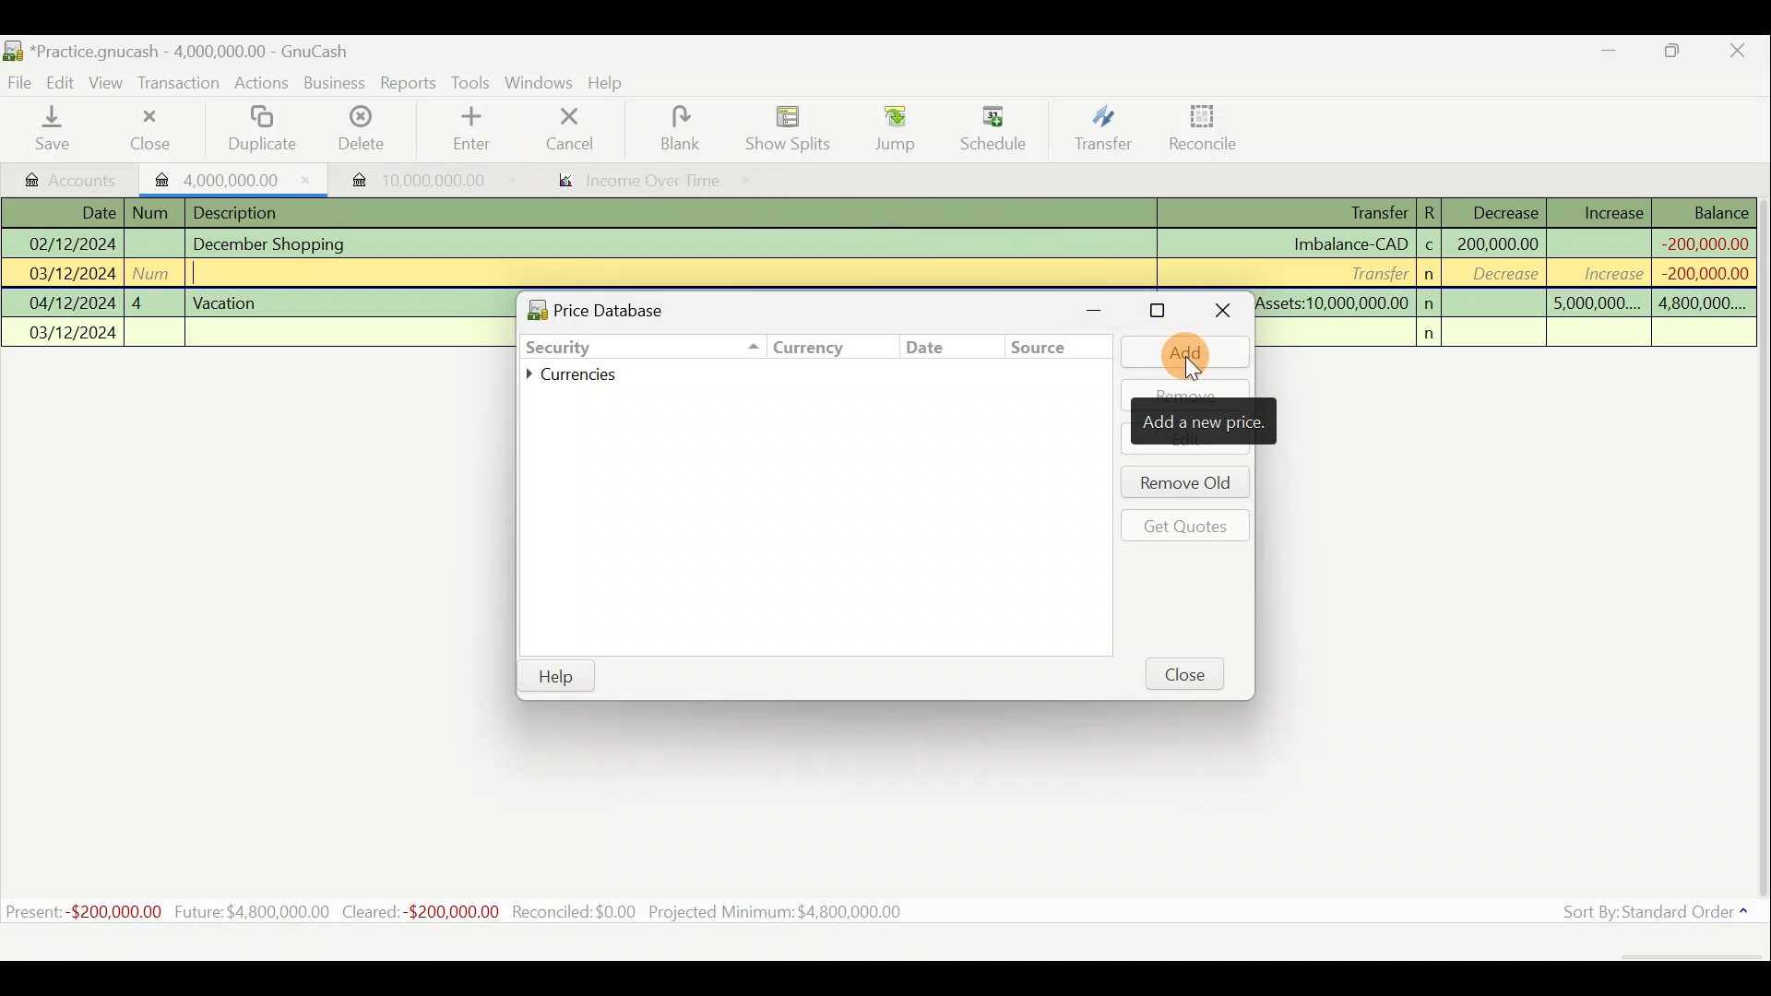 This screenshot has height=996, width=1771. What do you see at coordinates (556, 677) in the screenshot?
I see `Help` at bounding box center [556, 677].